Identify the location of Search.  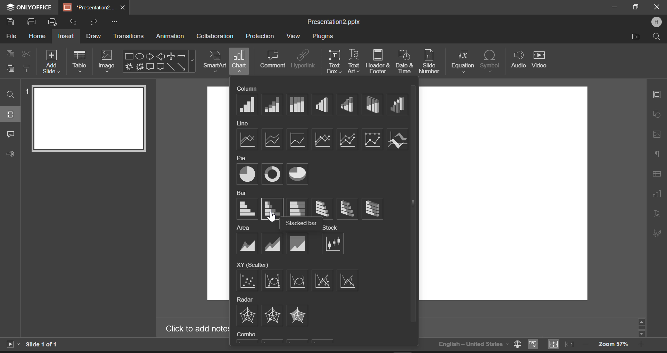
(656, 36).